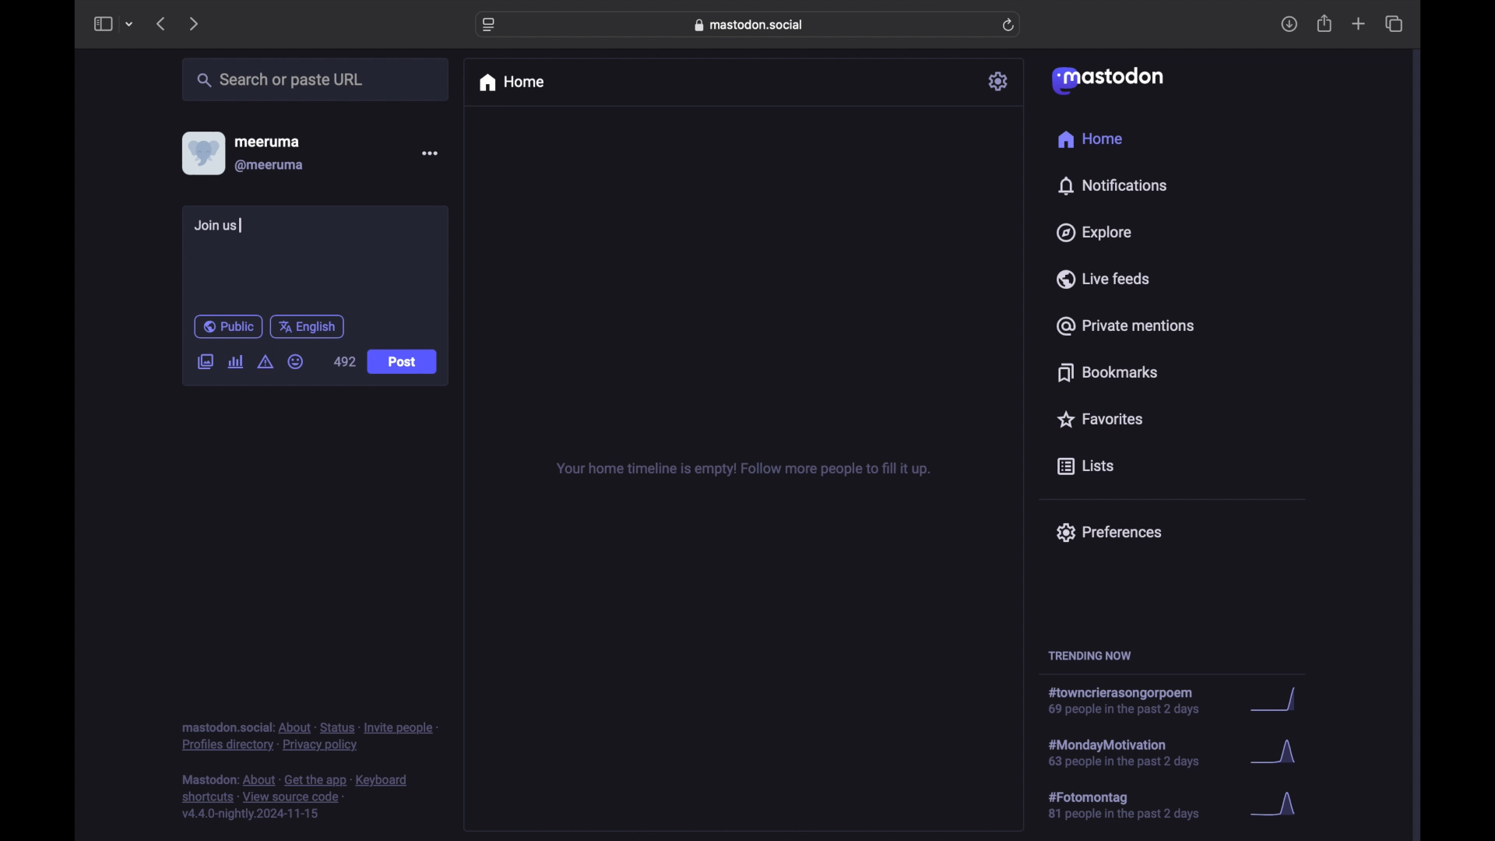 This screenshot has width=1495, height=841. Describe the element at coordinates (235, 361) in the screenshot. I see `add  poll` at that location.